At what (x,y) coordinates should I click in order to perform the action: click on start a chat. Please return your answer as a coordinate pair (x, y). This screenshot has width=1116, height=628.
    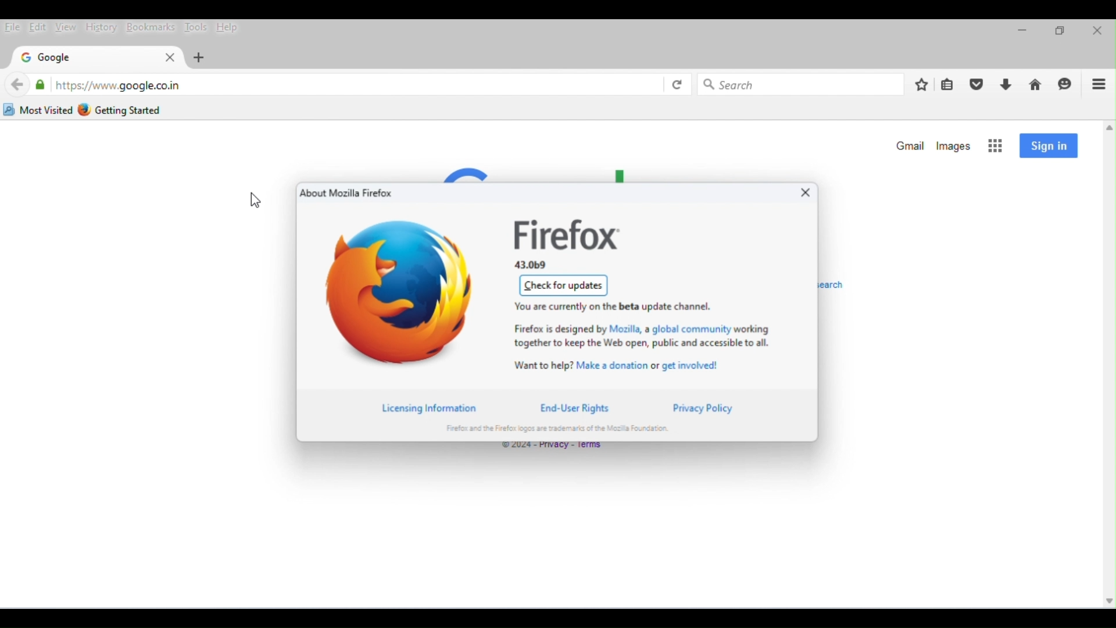
    Looking at the image, I should click on (1067, 84).